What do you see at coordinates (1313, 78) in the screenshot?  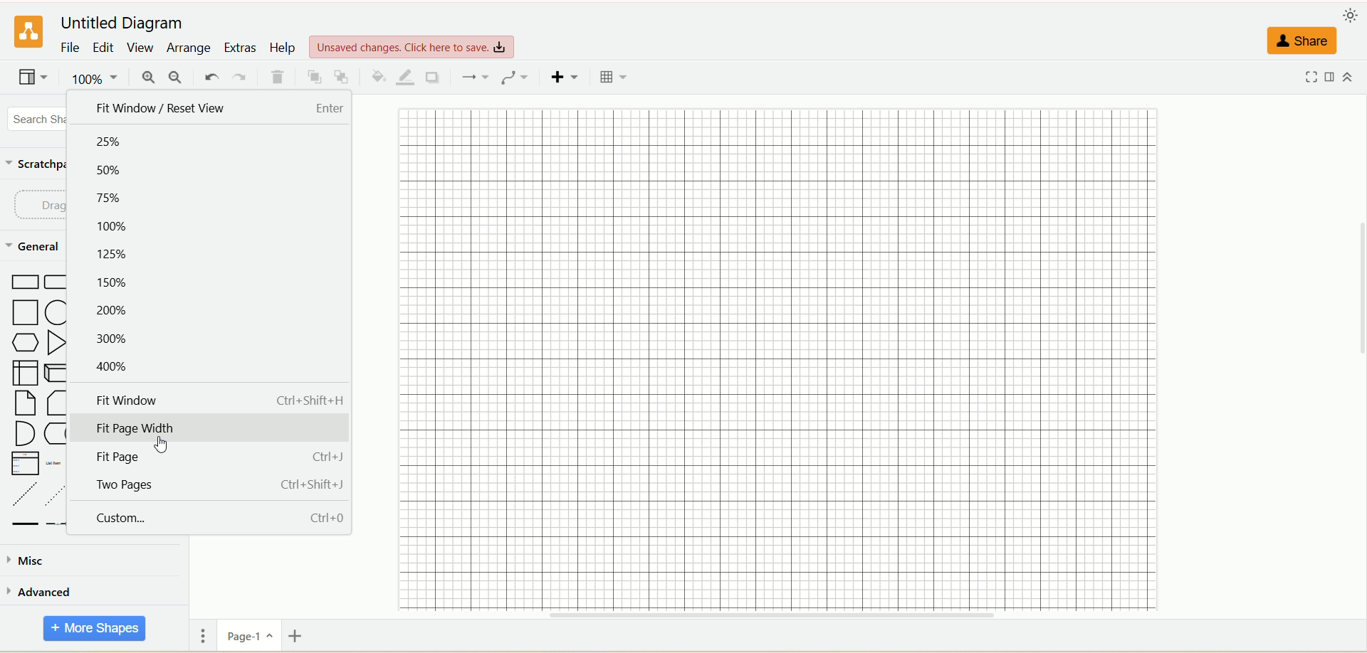 I see `fullscreen` at bounding box center [1313, 78].